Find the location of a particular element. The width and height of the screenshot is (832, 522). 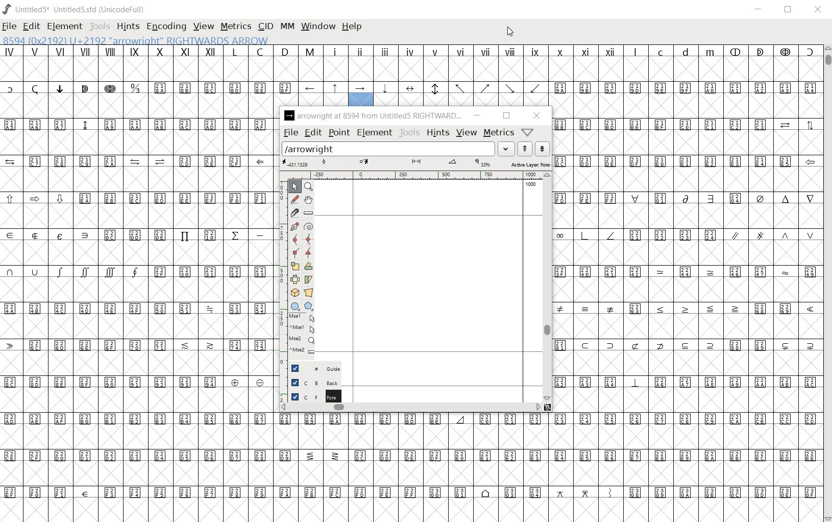

draw a freehand curve is located at coordinates (295, 199).